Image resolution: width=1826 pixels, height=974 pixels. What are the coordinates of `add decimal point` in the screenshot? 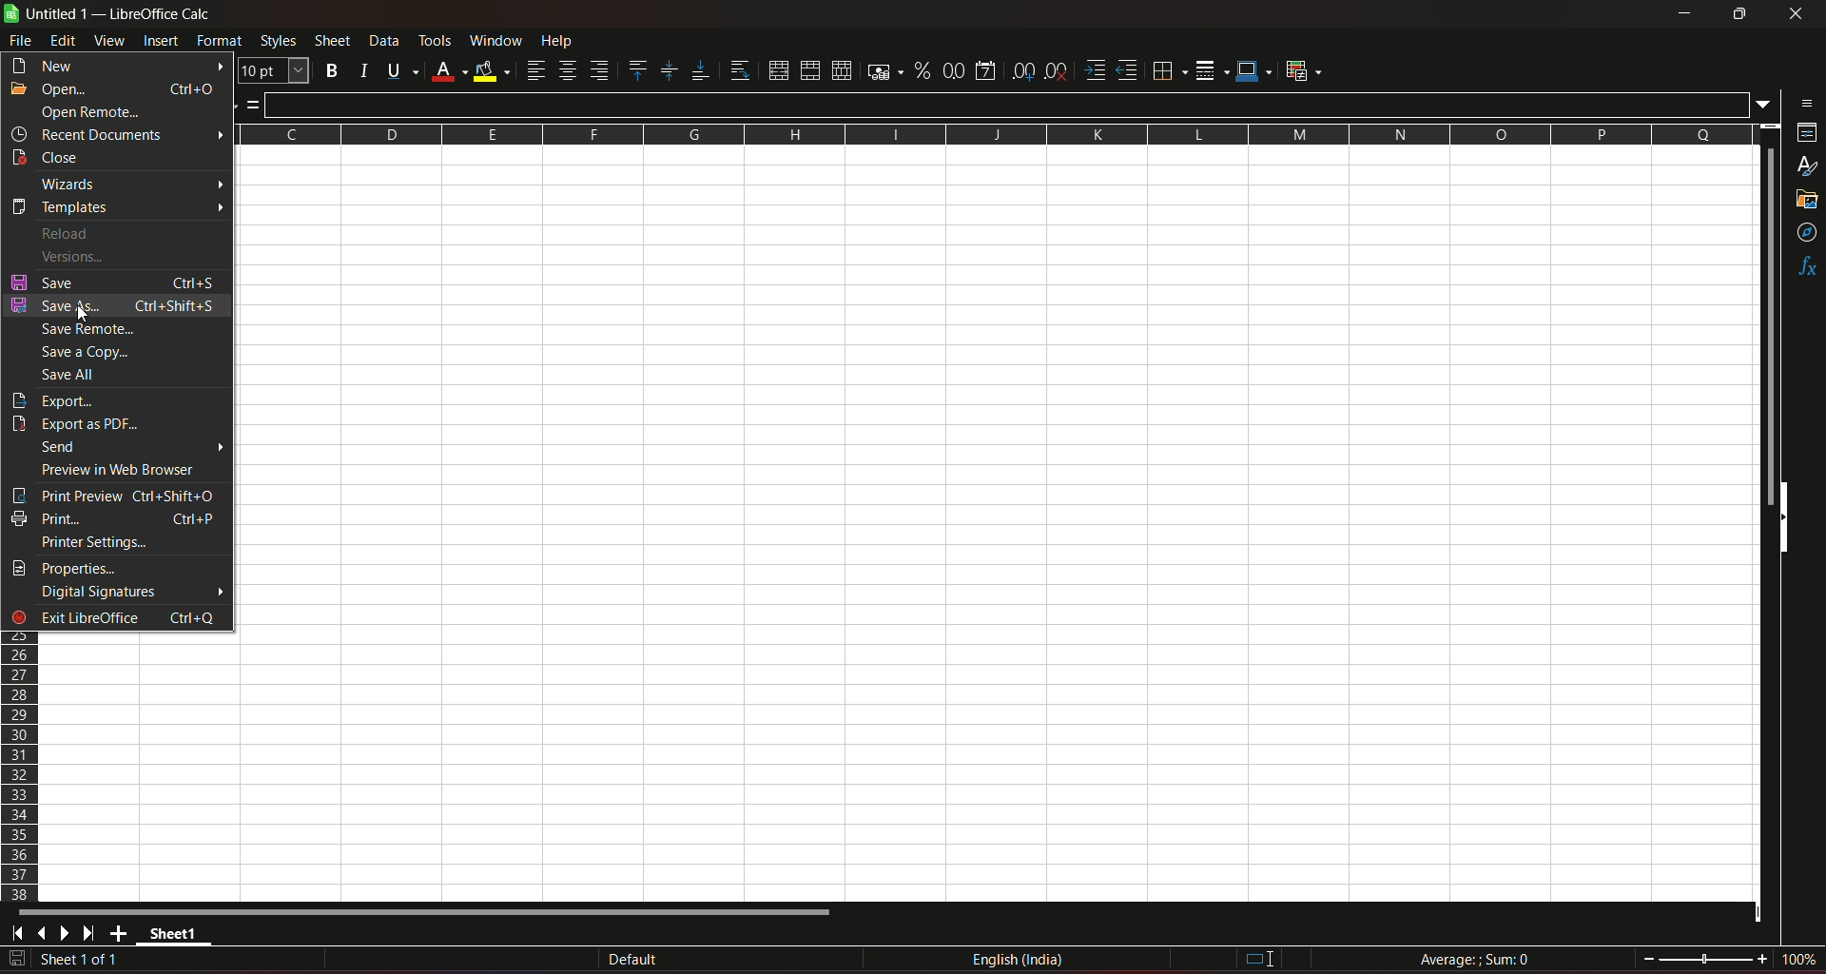 It's located at (1025, 71).